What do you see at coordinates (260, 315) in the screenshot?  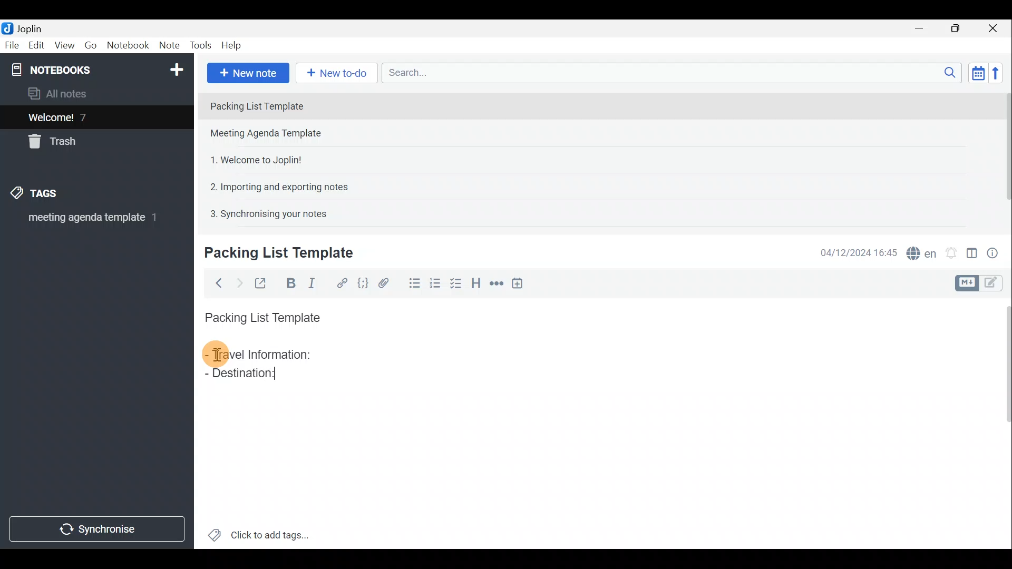 I see `Packing List Template` at bounding box center [260, 315].